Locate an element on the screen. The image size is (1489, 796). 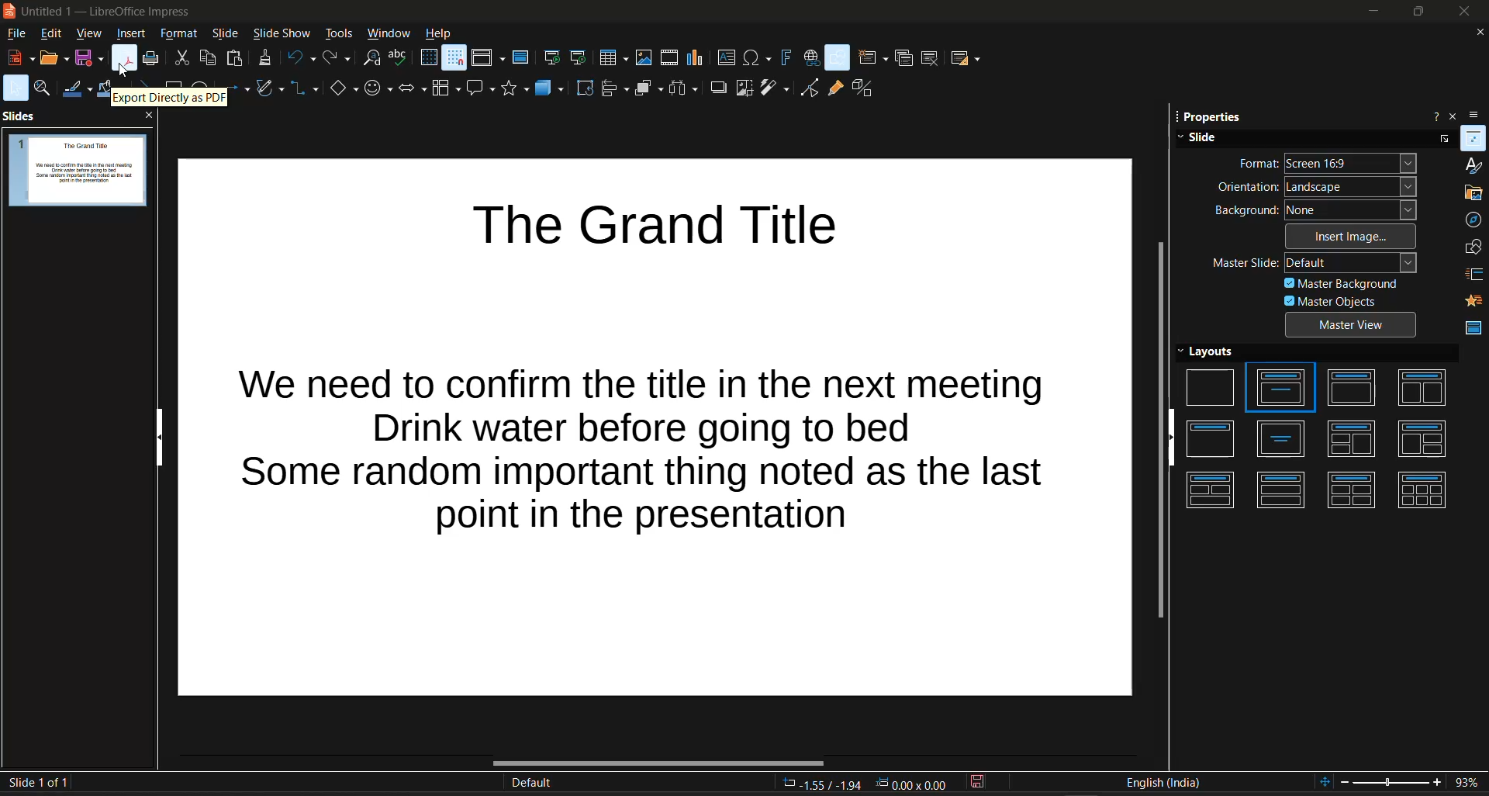
view is located at coordinates (88, 35).